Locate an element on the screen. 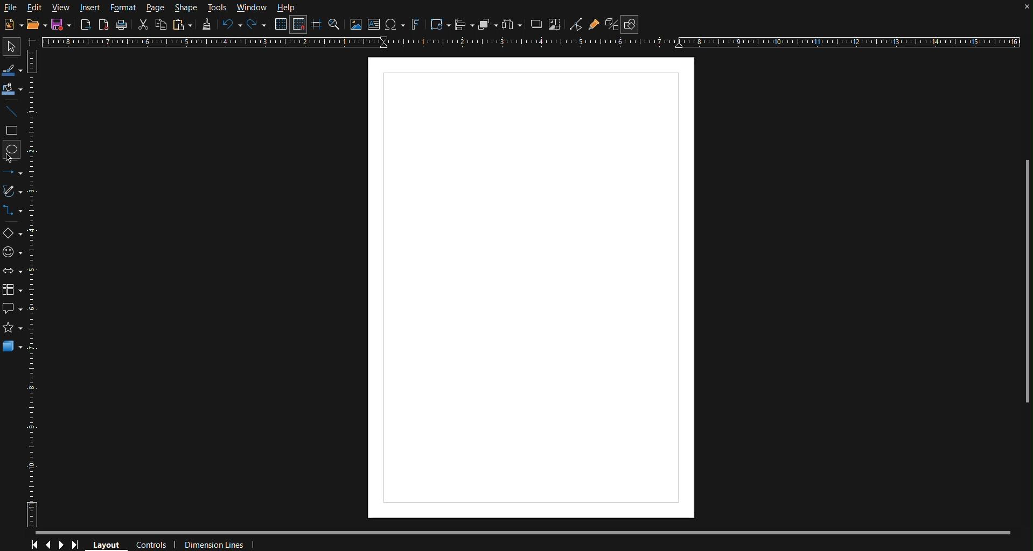 The image size is (1033, 551). Tools is located at coordinates (218, 6).